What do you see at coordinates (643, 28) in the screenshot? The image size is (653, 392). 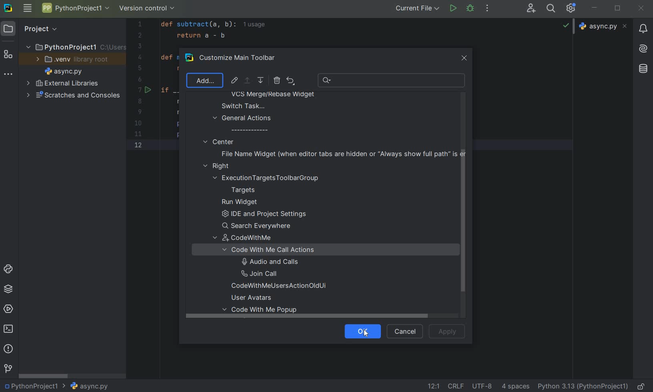 I see `updates` at bounding box center [643, 28].